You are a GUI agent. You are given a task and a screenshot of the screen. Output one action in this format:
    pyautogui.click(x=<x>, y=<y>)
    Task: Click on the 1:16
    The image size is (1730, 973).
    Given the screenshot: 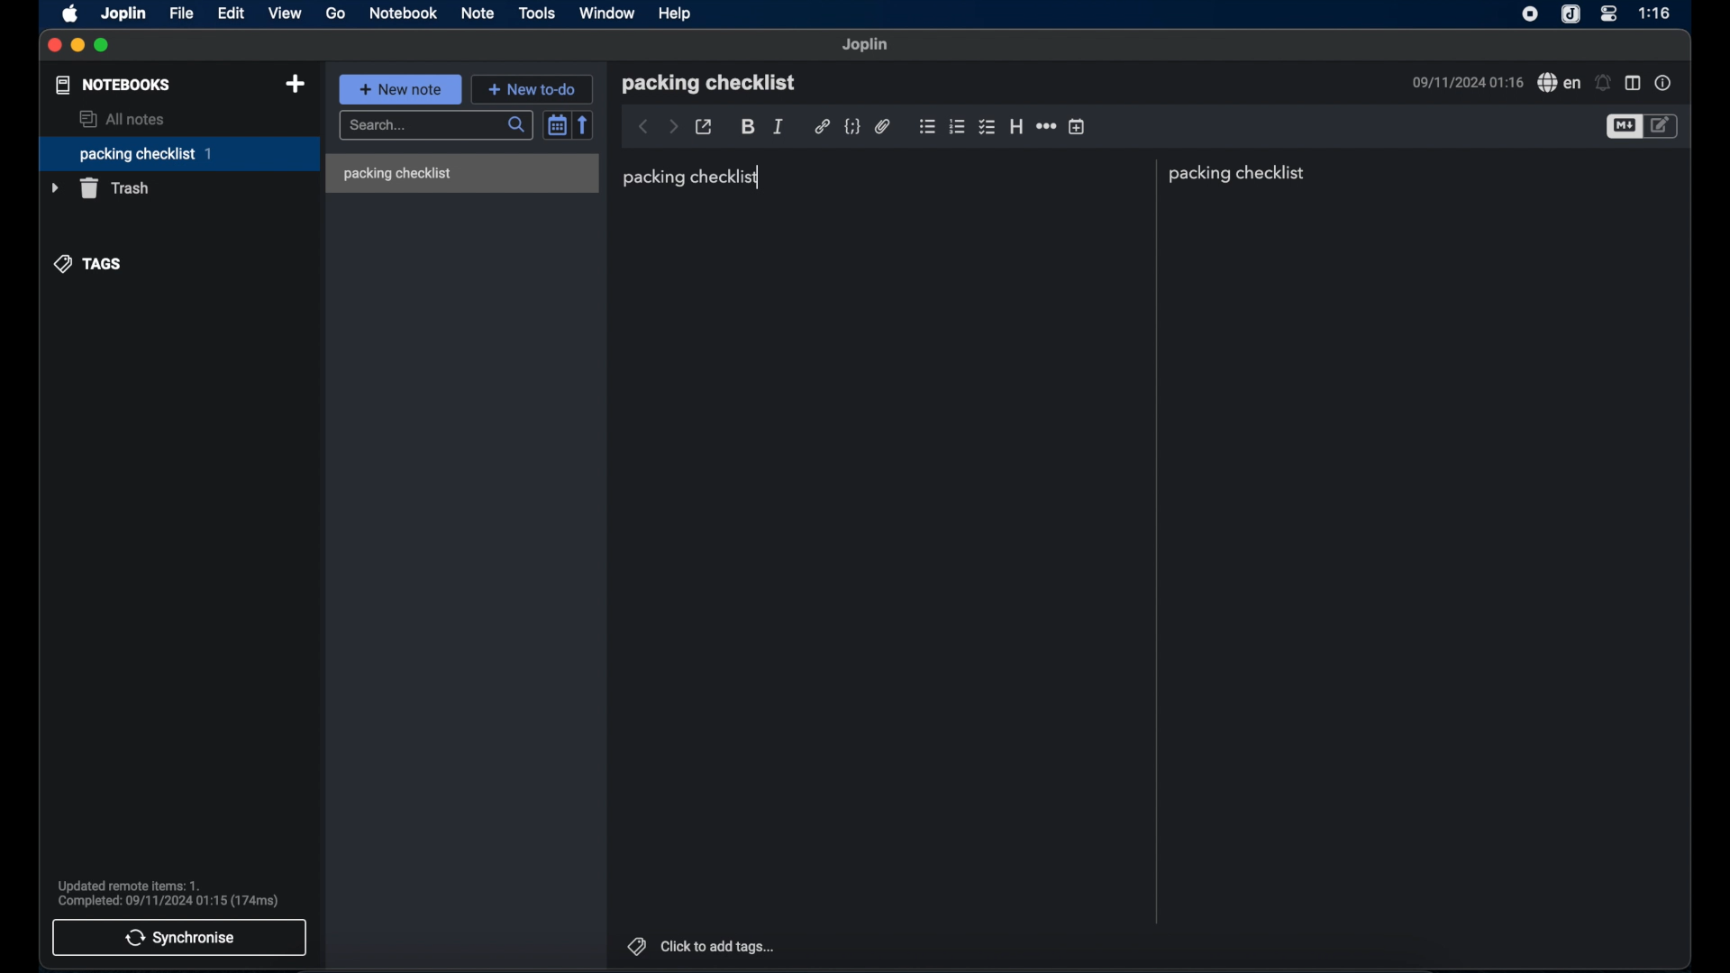 What is the action you would take?
    pyautogui.click(x=1656, y=14)
    